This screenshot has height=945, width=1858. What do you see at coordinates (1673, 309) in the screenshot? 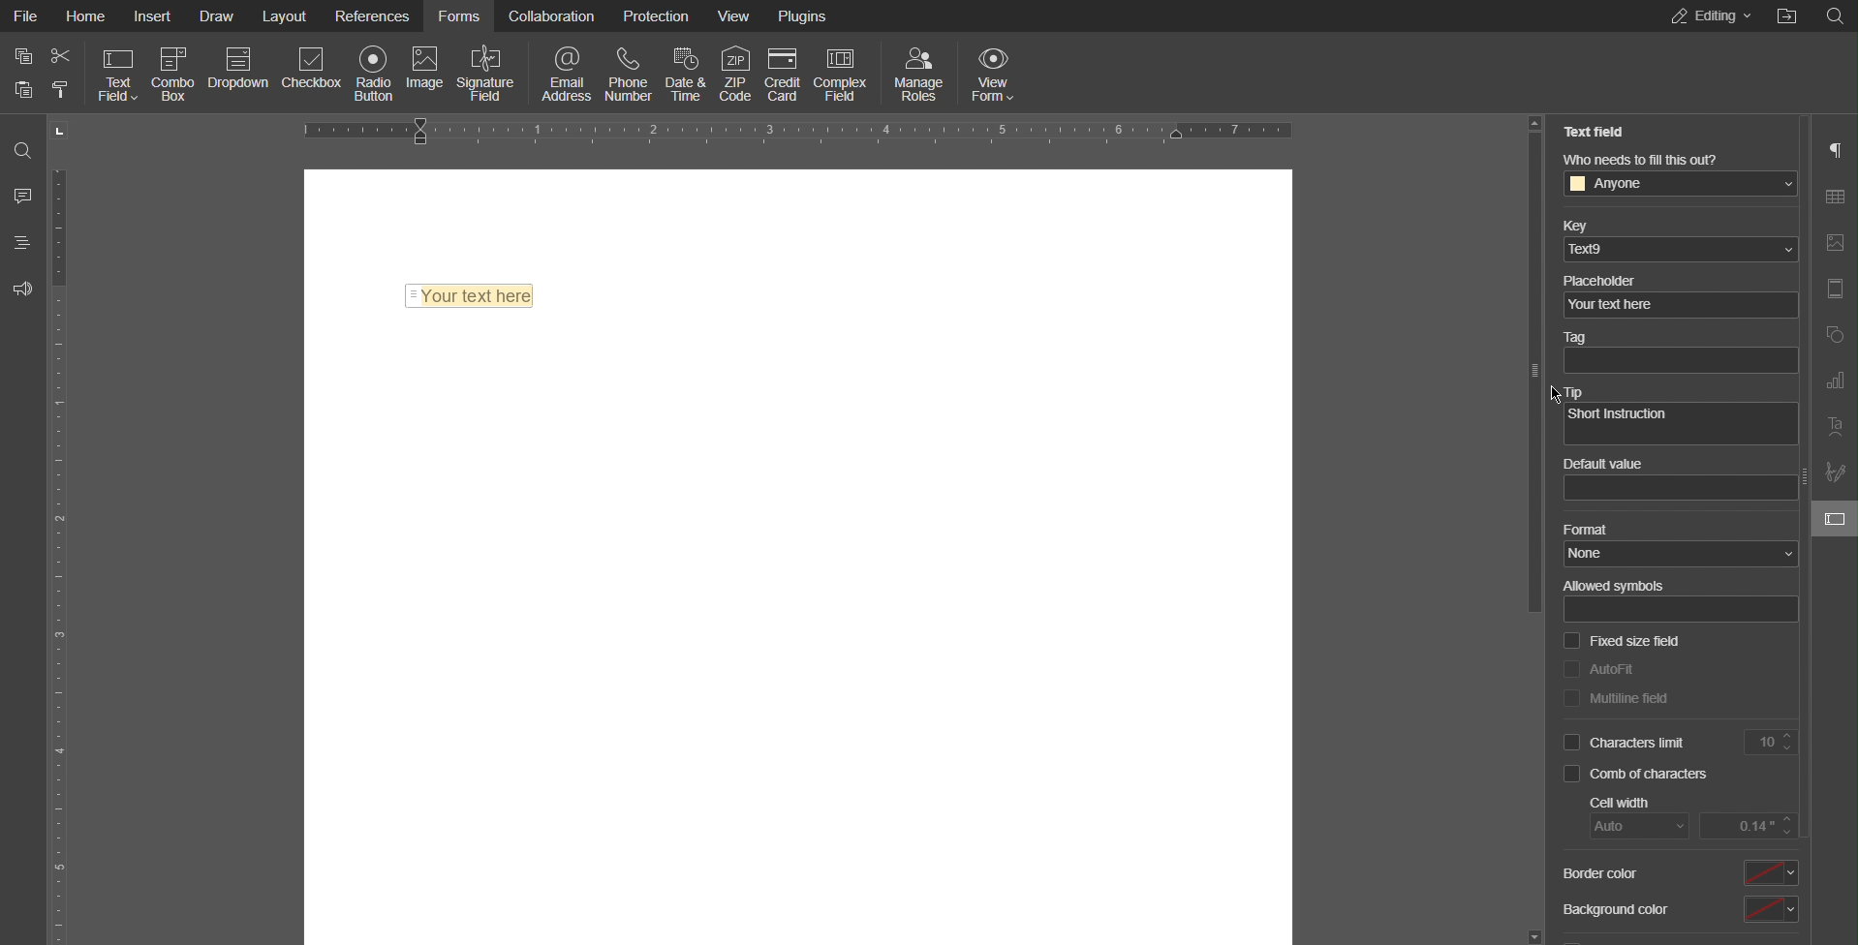
I see `your text here` at bounding box center [1673, 309].